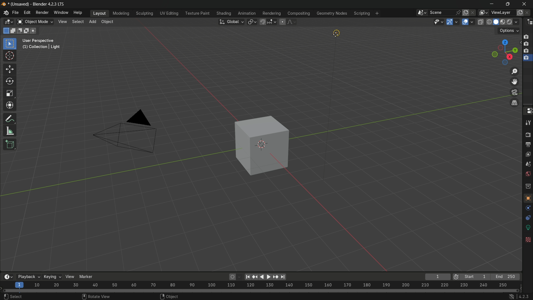 Image resolution: width=533 pixels, height=300 pixels. I want to click on move, so click(10, 69).